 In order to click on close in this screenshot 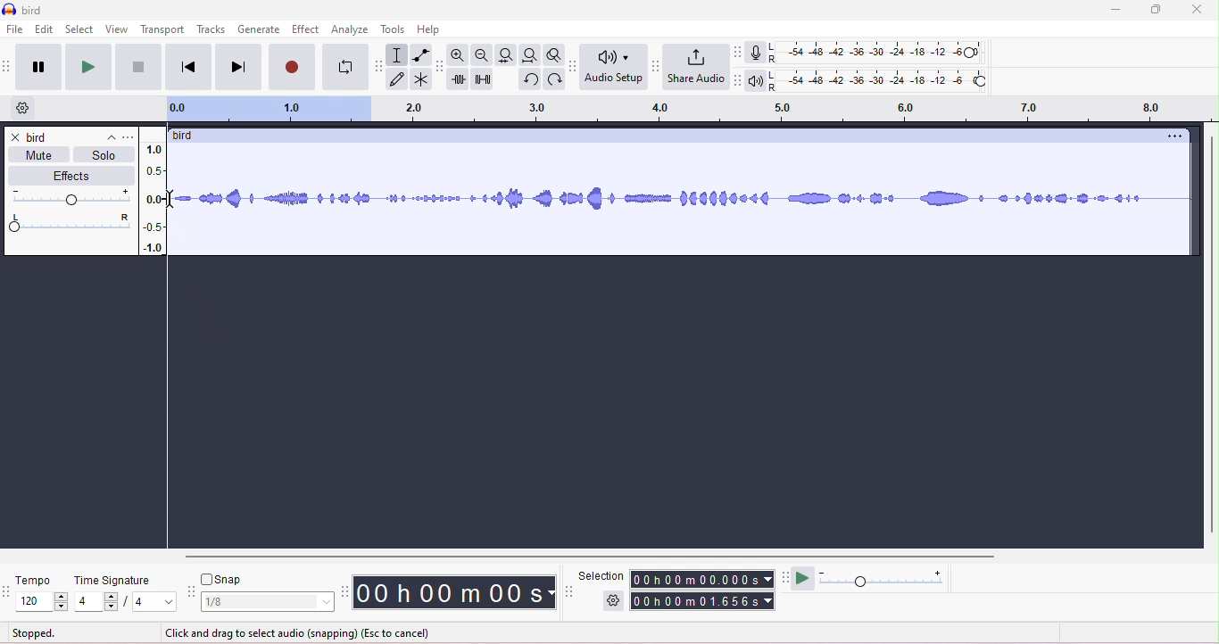, I will do `click(15, 137)`.